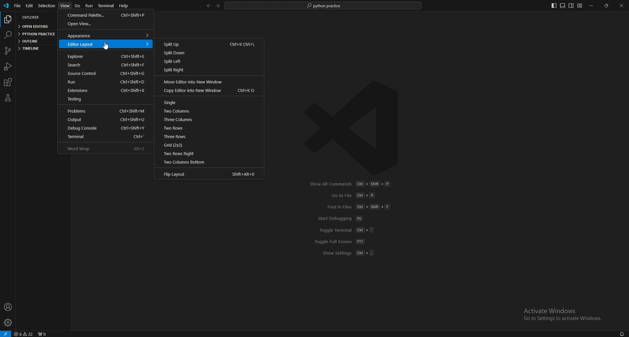 The image size is (629, 337). Describe the element at coordinates (89, 5) in the screenshot. I see `run` at that location.